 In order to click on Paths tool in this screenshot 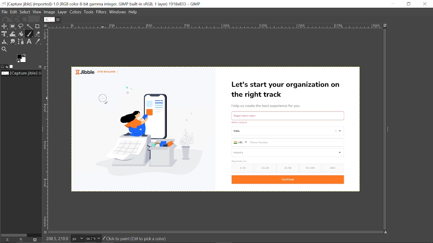, I will do `click(22, 42)`.